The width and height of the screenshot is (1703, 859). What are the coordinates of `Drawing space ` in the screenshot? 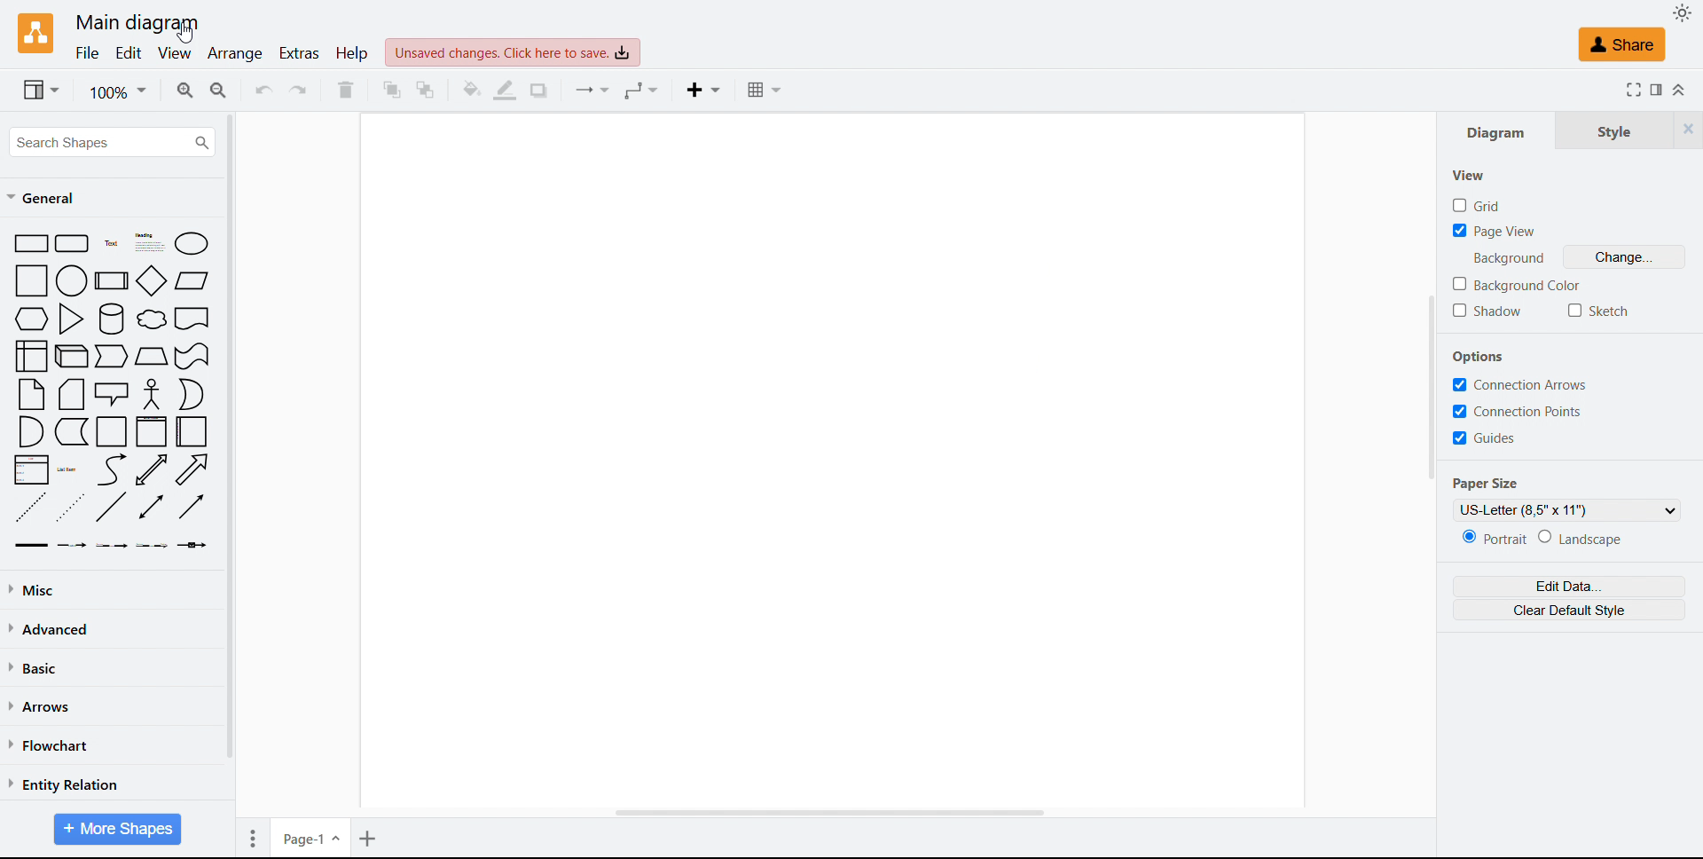 It's located at (837, 462).